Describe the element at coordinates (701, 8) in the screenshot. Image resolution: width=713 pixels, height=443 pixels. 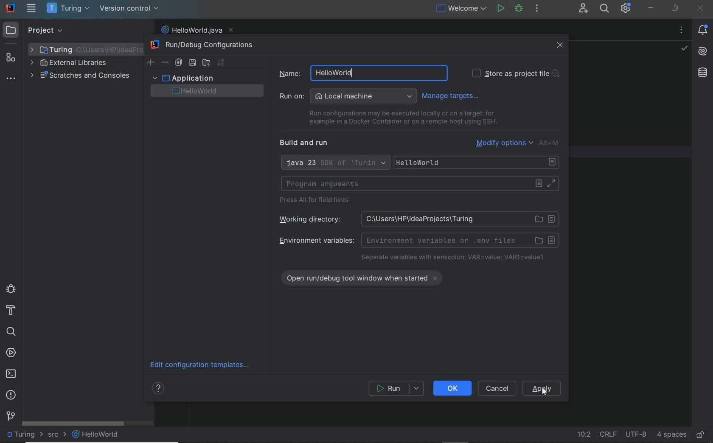
I see `CLOSE` at that location.